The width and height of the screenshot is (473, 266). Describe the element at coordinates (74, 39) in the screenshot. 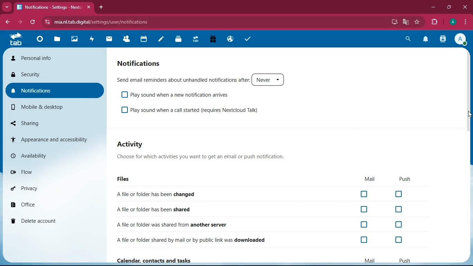

I see `images` at that location.